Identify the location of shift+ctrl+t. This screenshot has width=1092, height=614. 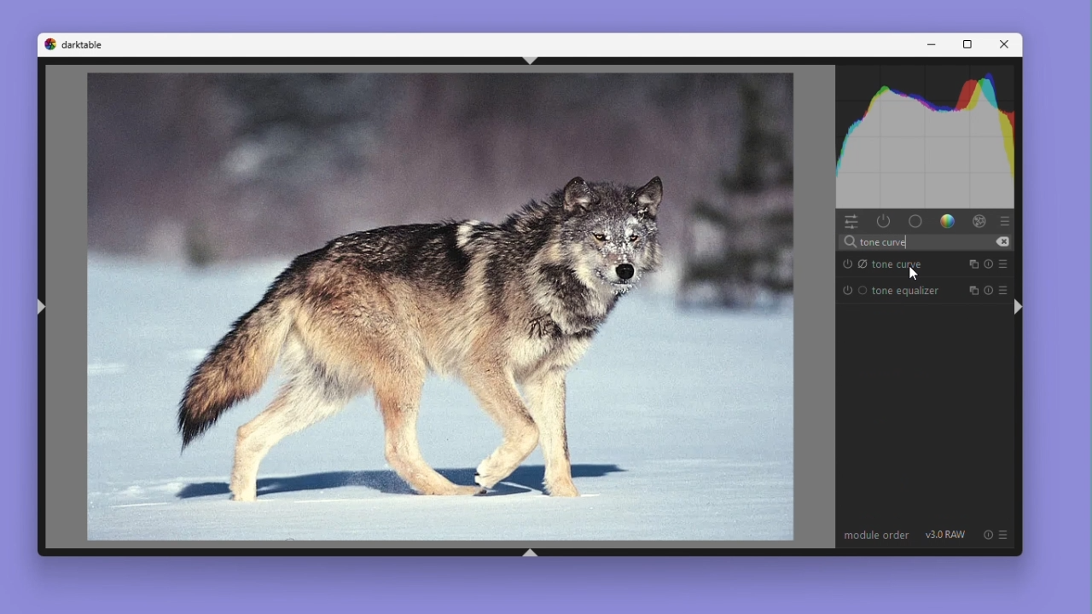
(528, 61).